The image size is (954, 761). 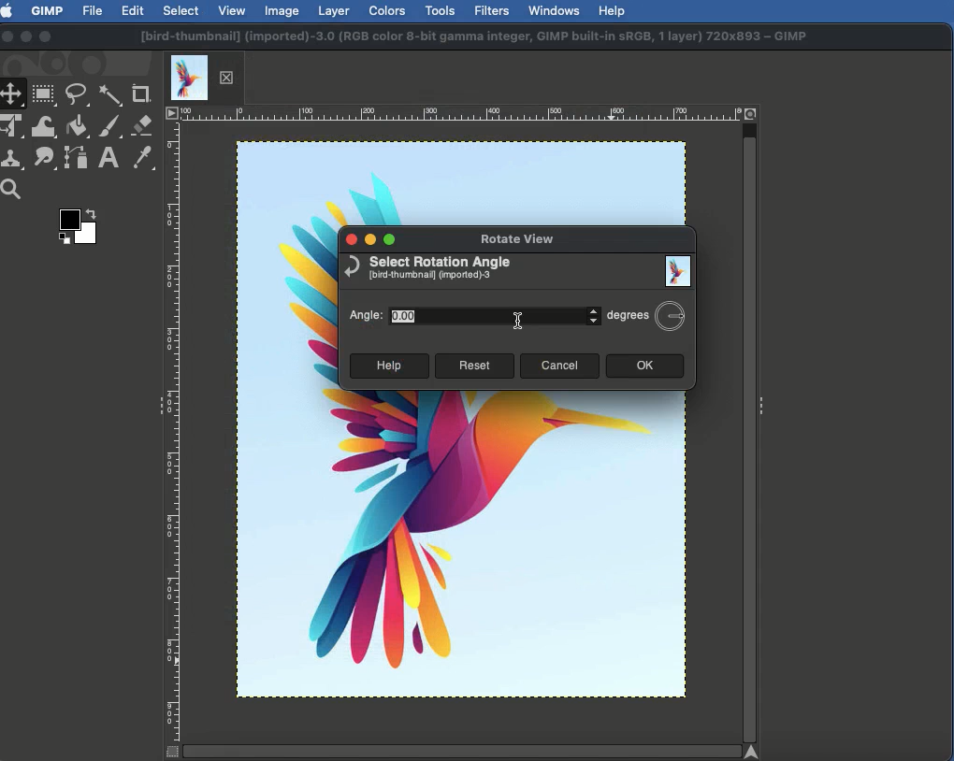 I want to click on Show sidebar menu, so click(x=764, y=402).